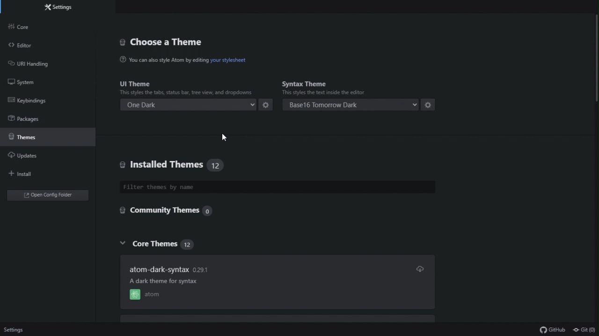 The height and width of the screenshot is (336, 599). What do you see at coordinates (278, 188) in the screenshot?
I see `filter themes by name` at bounding box center [278, 188].